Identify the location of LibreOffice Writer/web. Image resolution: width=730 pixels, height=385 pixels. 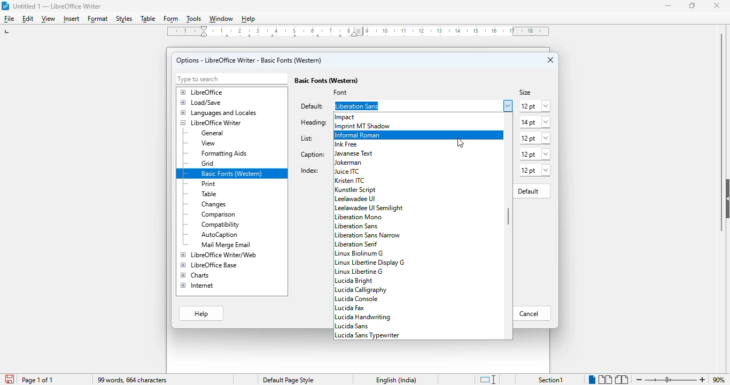
(220, 255).